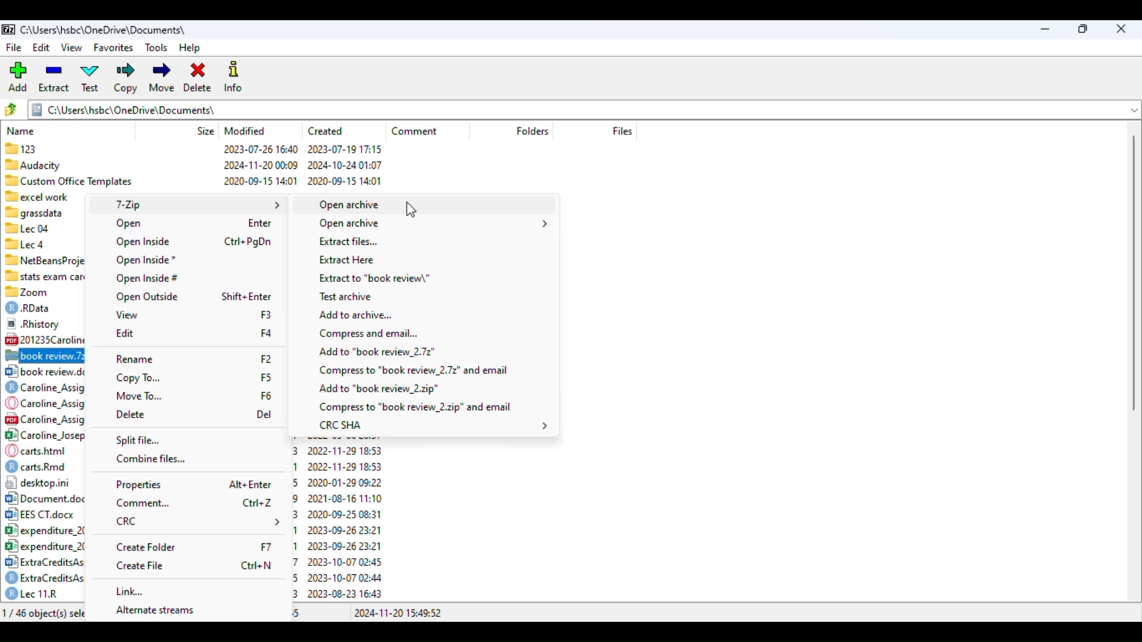 Image resolution: width=1142 pixels, height=642 pixels. I want to click on extract to file, so click(375, 278).